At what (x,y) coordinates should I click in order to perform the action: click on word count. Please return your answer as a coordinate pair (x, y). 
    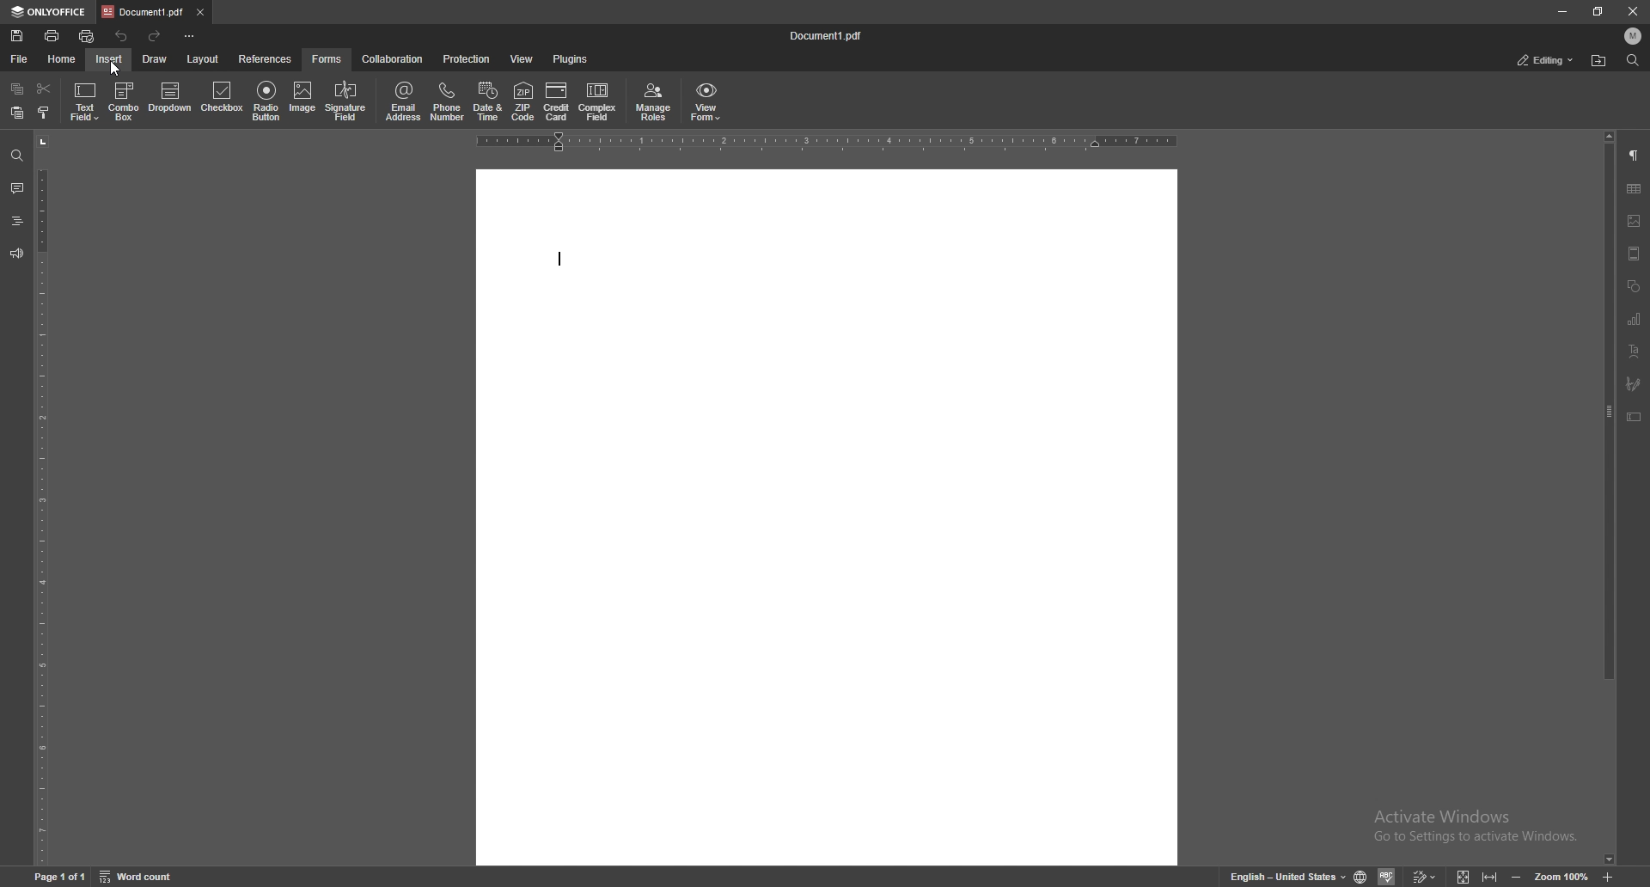
    Looking at the image, I should click on (136, 877).